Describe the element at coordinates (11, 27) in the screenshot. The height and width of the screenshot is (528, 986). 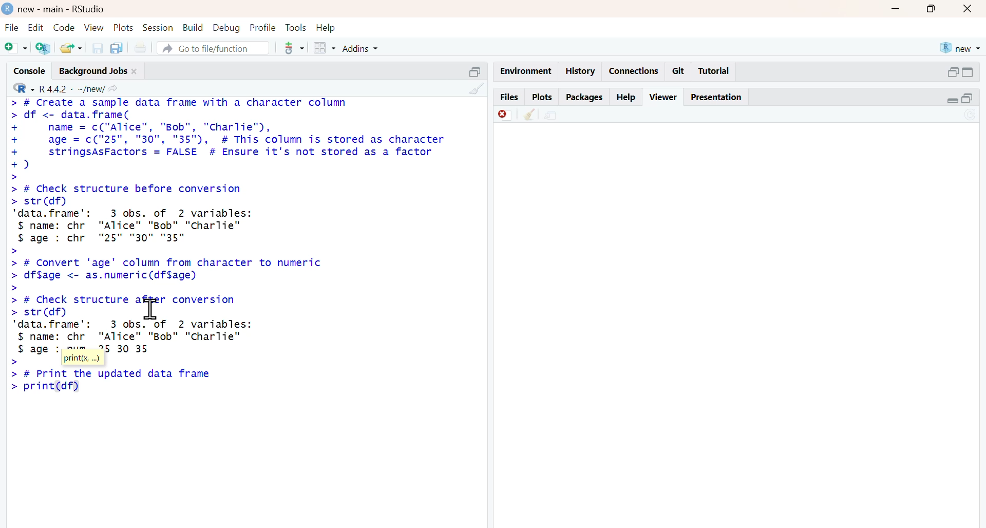
I see `file` at that location.